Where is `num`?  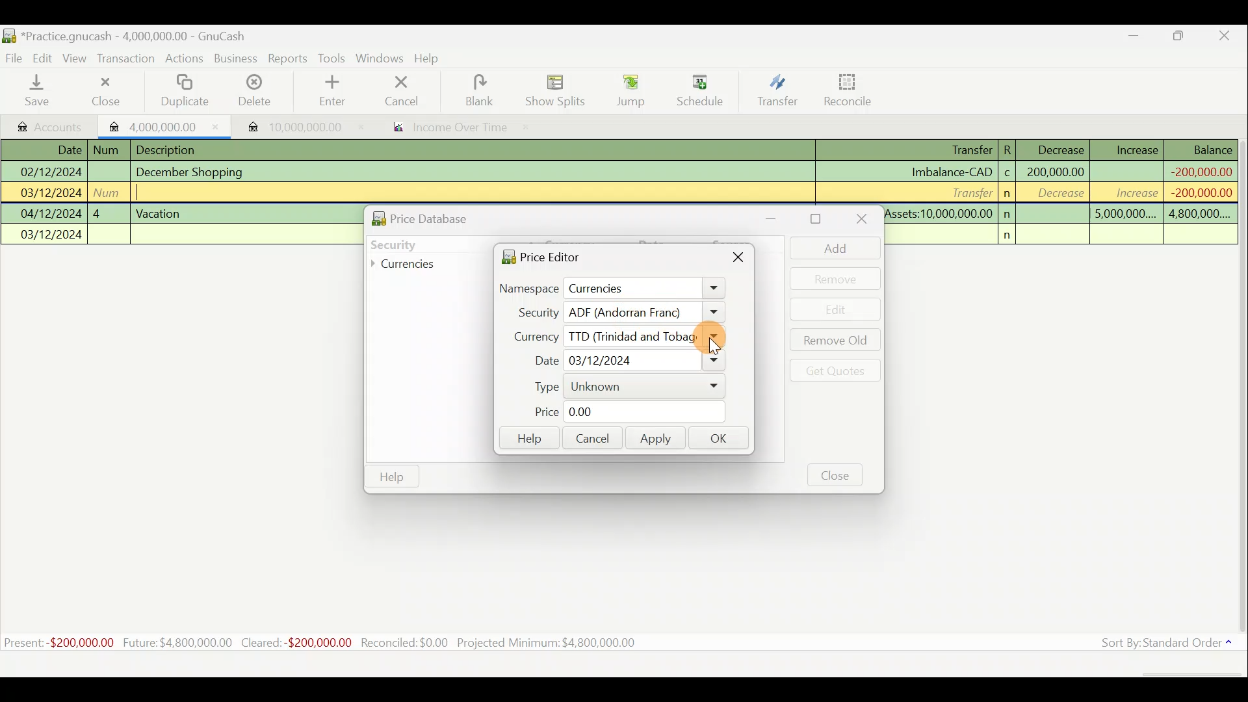 num is located at coordinates (110, 192).